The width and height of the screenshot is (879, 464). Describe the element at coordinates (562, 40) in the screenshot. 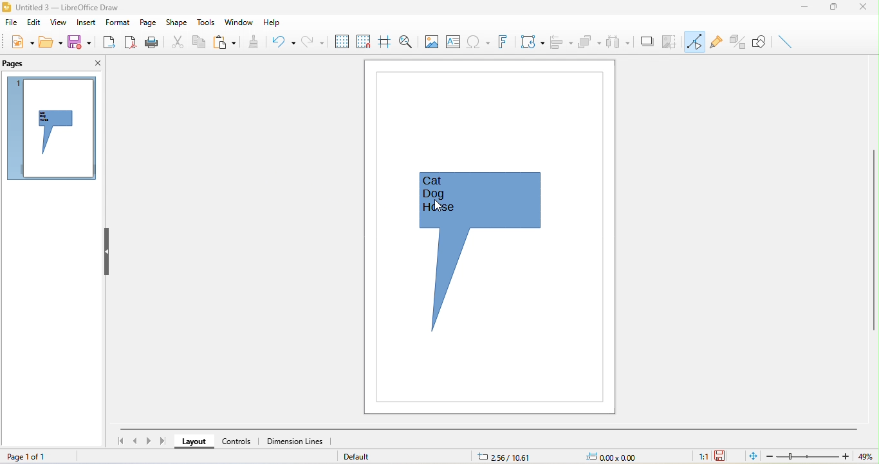

I see `align object` at that location.